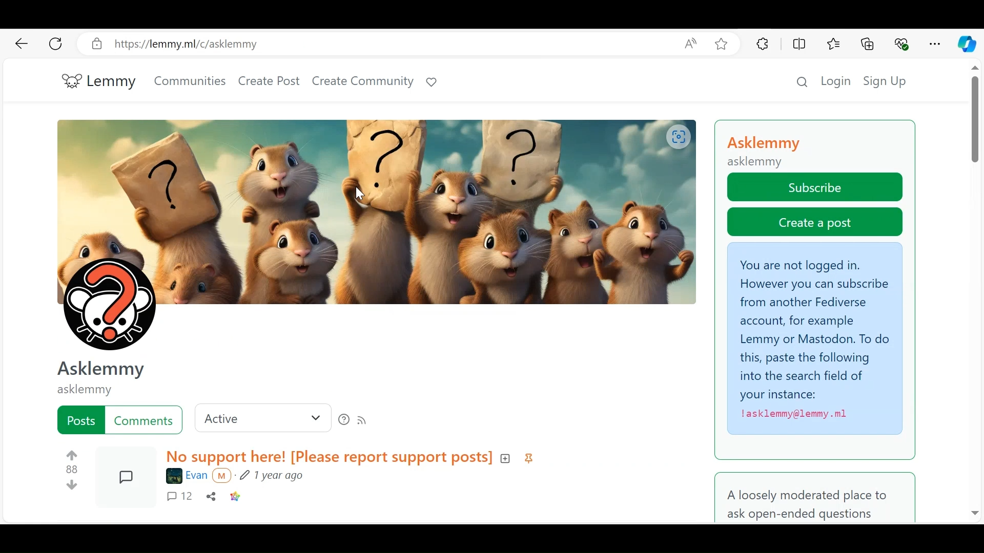  What do you see at coordinates (212, 498) in the screenshot?
I see `Share` at bounding box center [212, 498].